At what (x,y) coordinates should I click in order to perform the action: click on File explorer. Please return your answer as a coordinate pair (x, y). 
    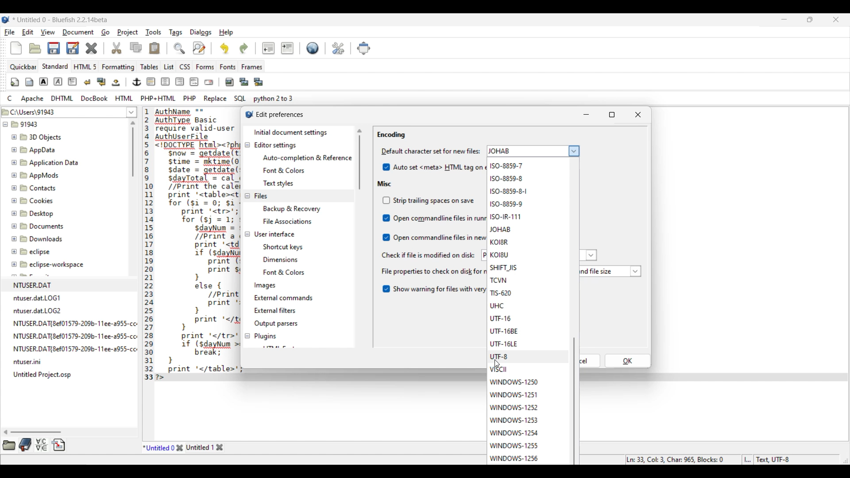
    Looking at the image, I should click on (64, 243).